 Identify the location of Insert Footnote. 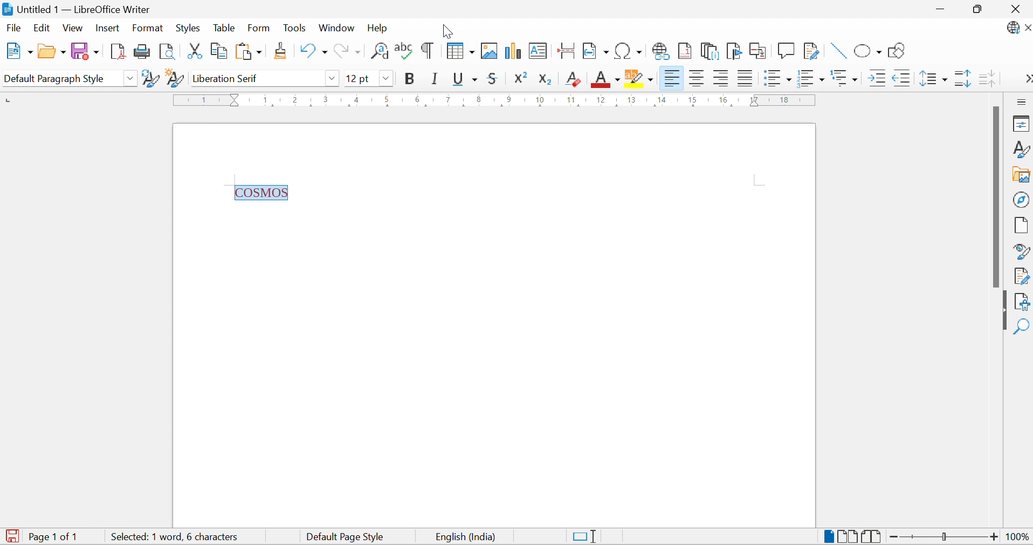
(684, 51).